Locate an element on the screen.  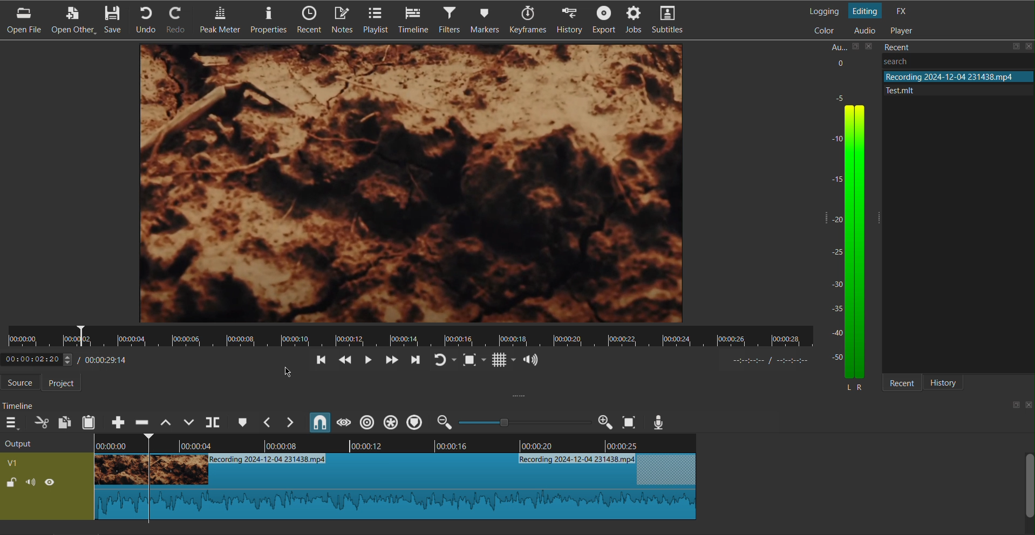
Go back is located at coordinates (321, 361).